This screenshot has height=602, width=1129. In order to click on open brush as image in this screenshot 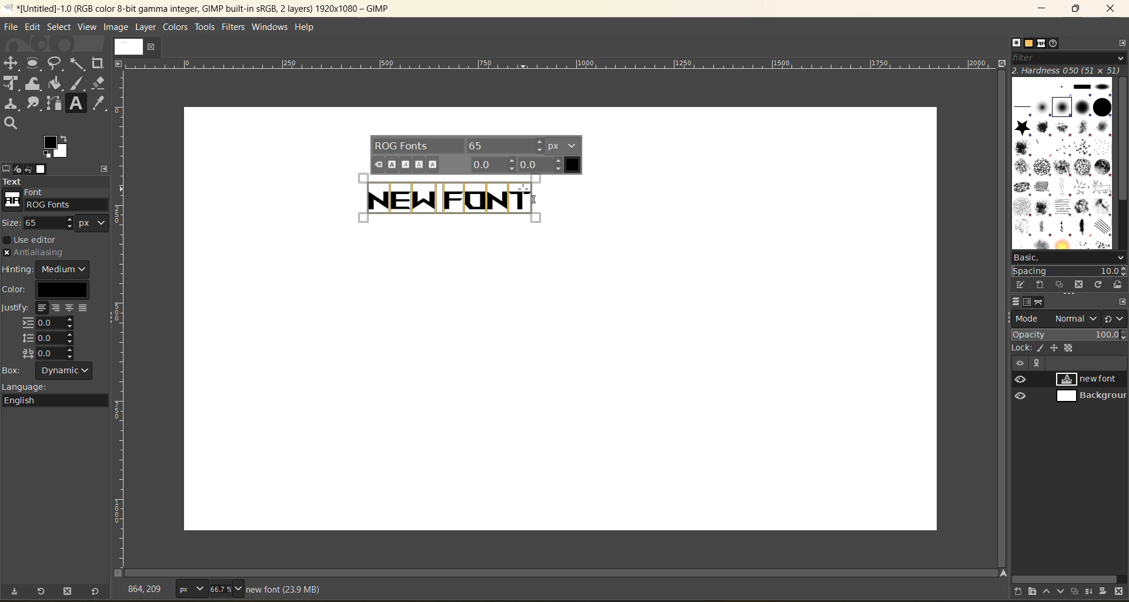, I will do `click(1120, 286)`.